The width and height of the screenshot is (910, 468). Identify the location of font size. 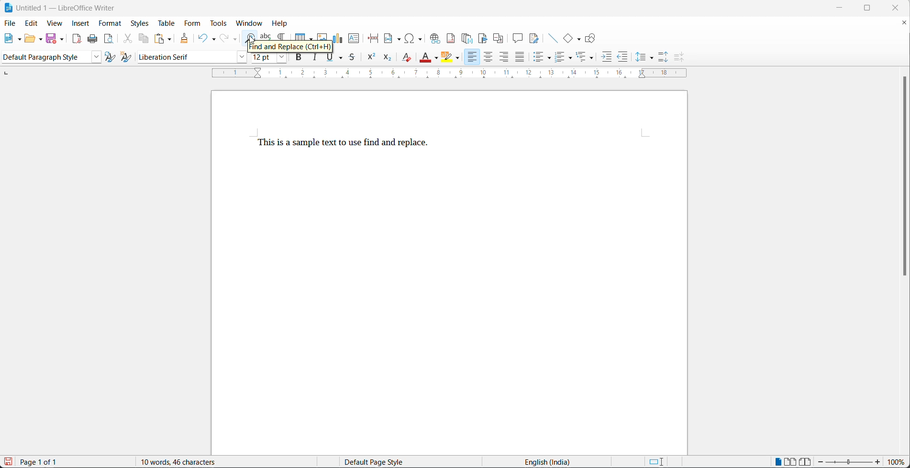
(261, 58).